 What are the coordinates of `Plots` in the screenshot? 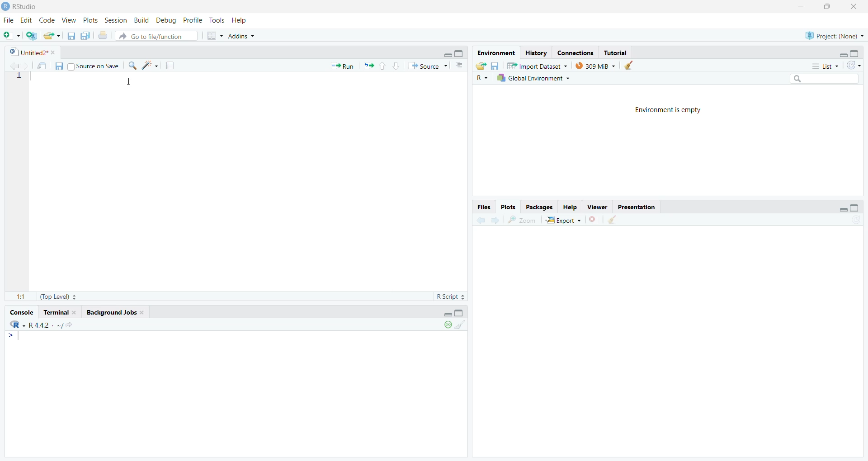 It's located at (89, 20).